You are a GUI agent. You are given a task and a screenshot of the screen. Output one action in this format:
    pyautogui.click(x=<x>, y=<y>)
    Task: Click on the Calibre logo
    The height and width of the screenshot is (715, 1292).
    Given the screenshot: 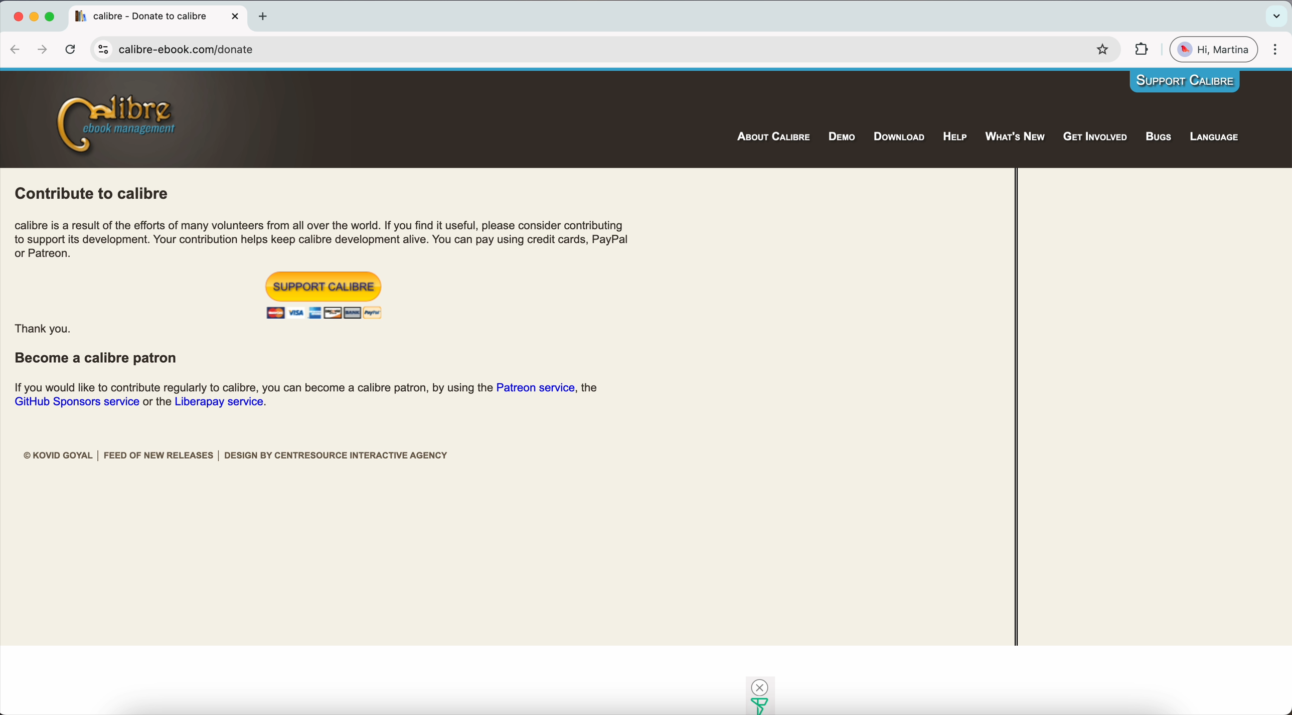 What is the action you would take?
    pyautogui.click(x=116, y=123)
    